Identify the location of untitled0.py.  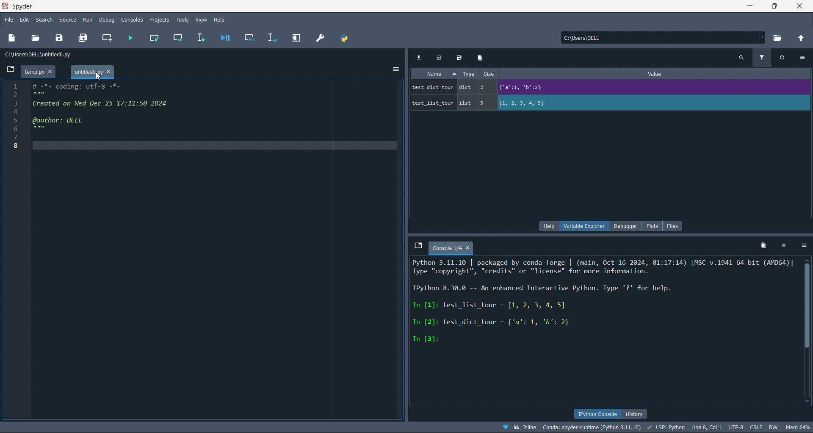
(42, 71).